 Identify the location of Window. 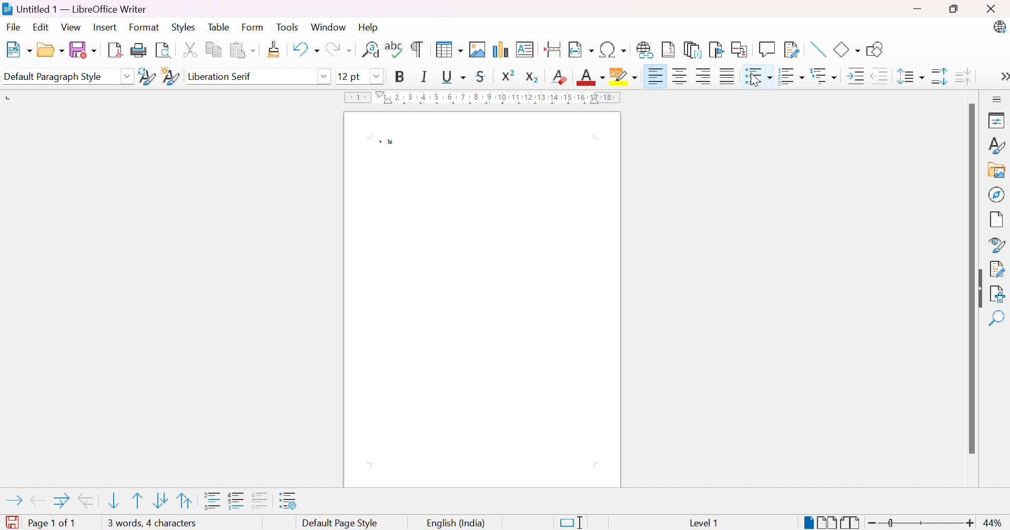
(329, 28).